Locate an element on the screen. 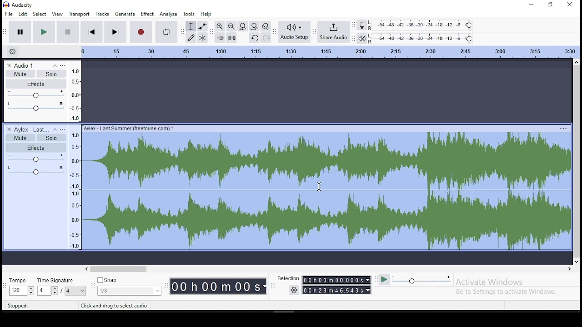 This screenshot has height=327, width=582. effects is located at coordinates (36, 148).